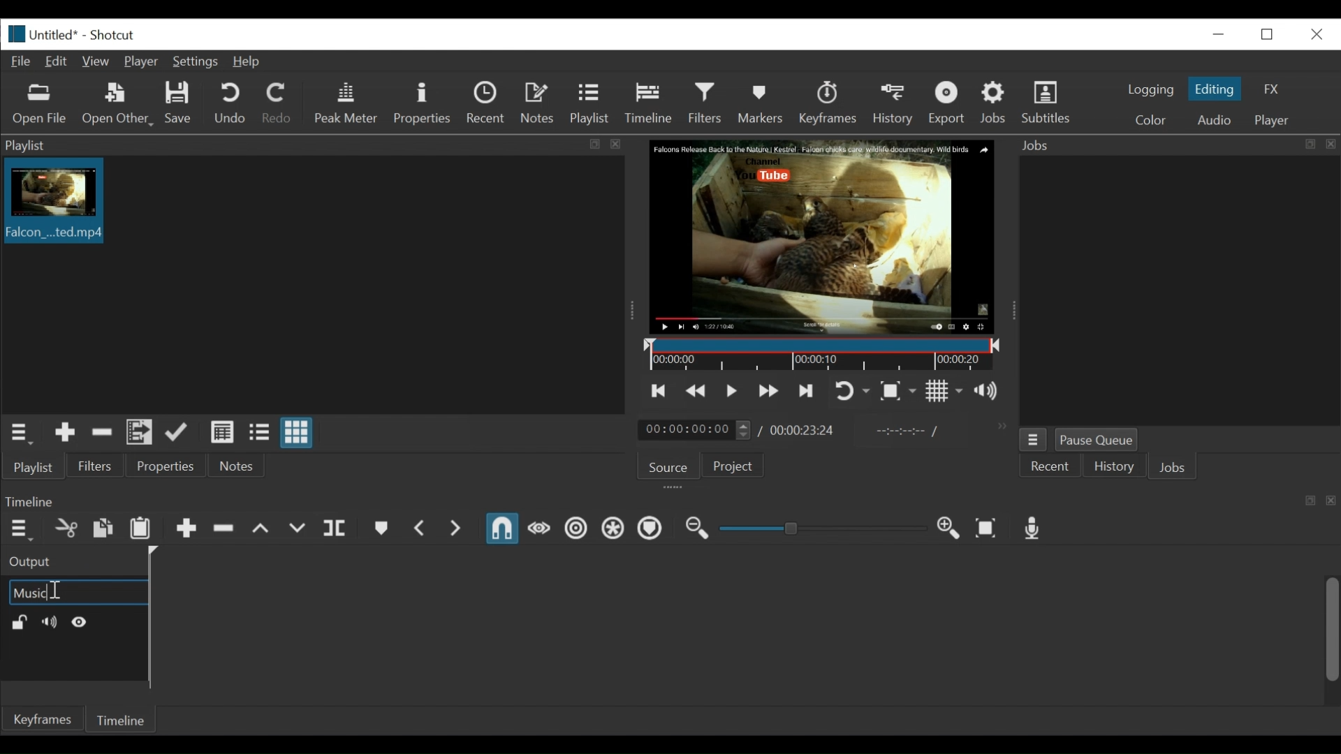 This screenshot has height=754, width=1341. What do you see at coordinates (141, 530) in the screenshot?
I see `Paste` at bounding box center [141, 530].